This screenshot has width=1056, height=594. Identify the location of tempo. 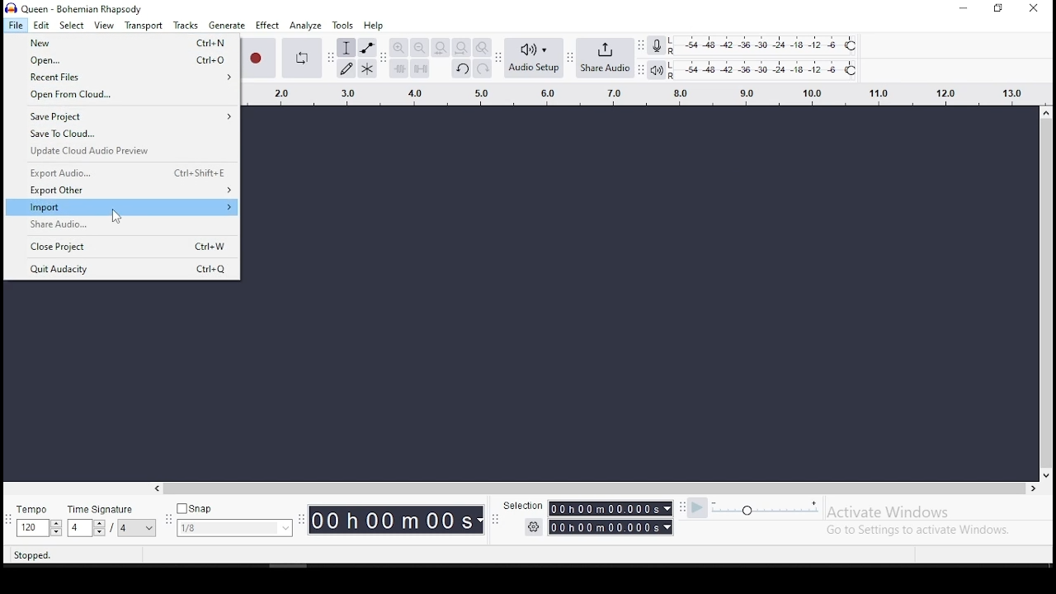
(39, 521).